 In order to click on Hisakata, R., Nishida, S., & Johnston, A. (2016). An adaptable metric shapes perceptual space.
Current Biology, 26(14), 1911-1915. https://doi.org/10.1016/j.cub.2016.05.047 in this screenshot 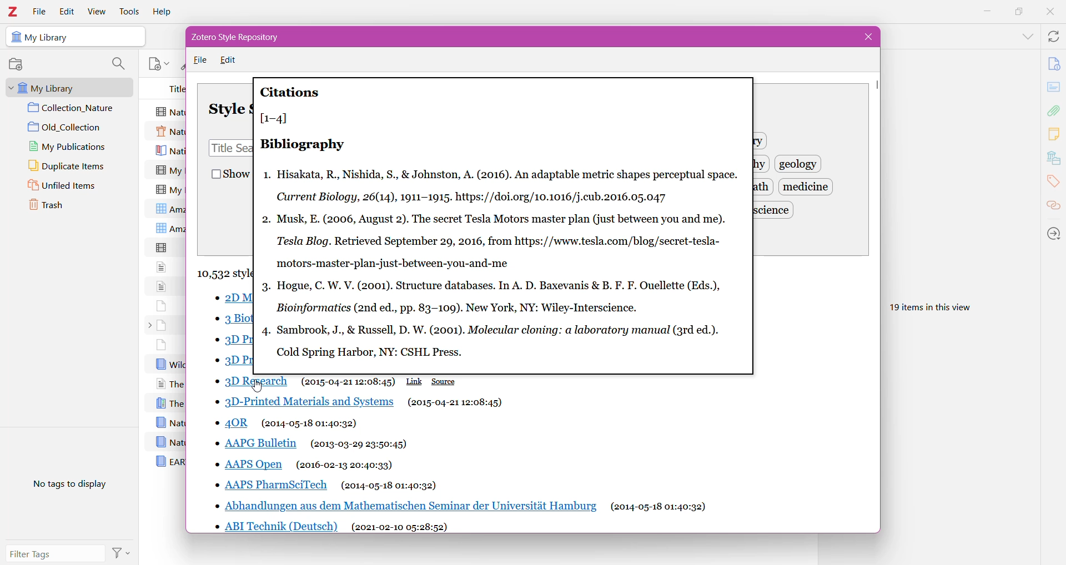, I will do `click(508, 186)`.